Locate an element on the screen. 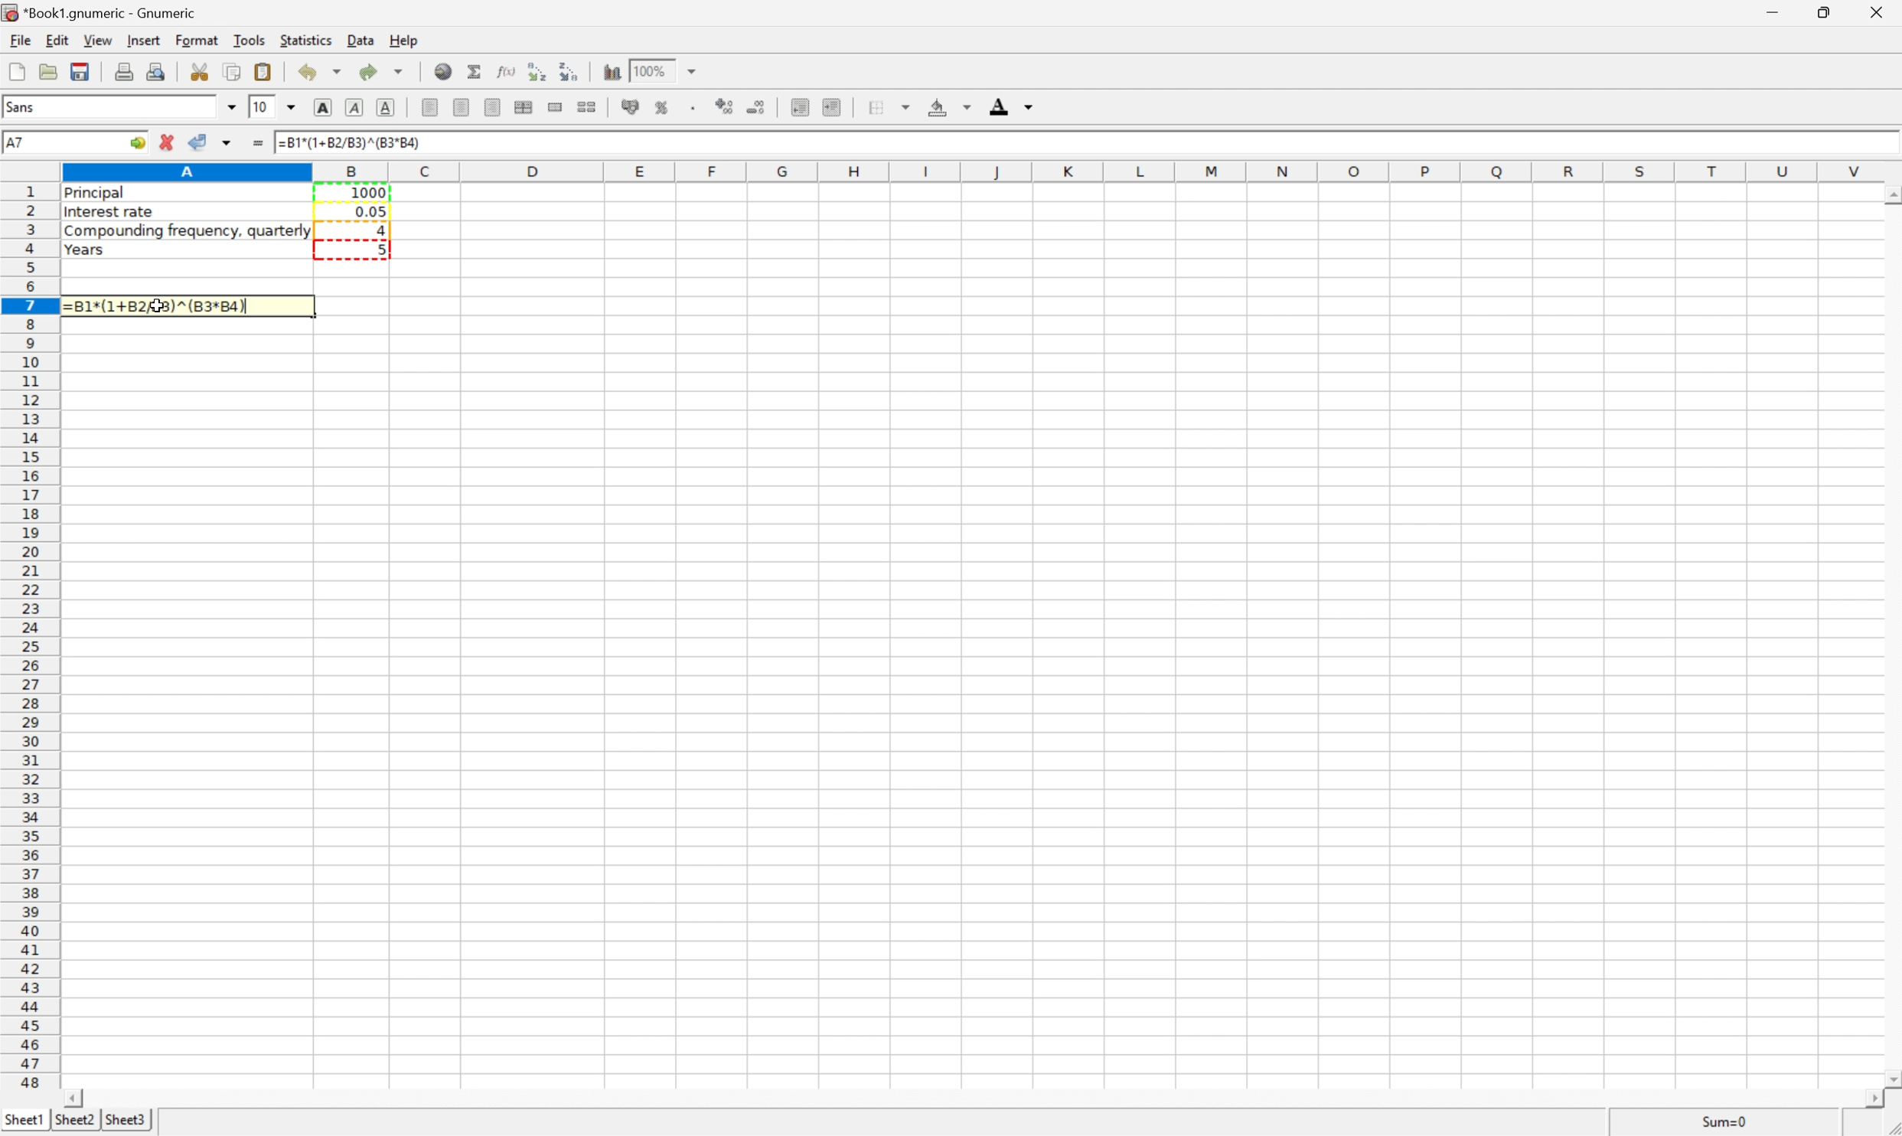  compounding frequency, quarterly is located at coordinates (184, 232).